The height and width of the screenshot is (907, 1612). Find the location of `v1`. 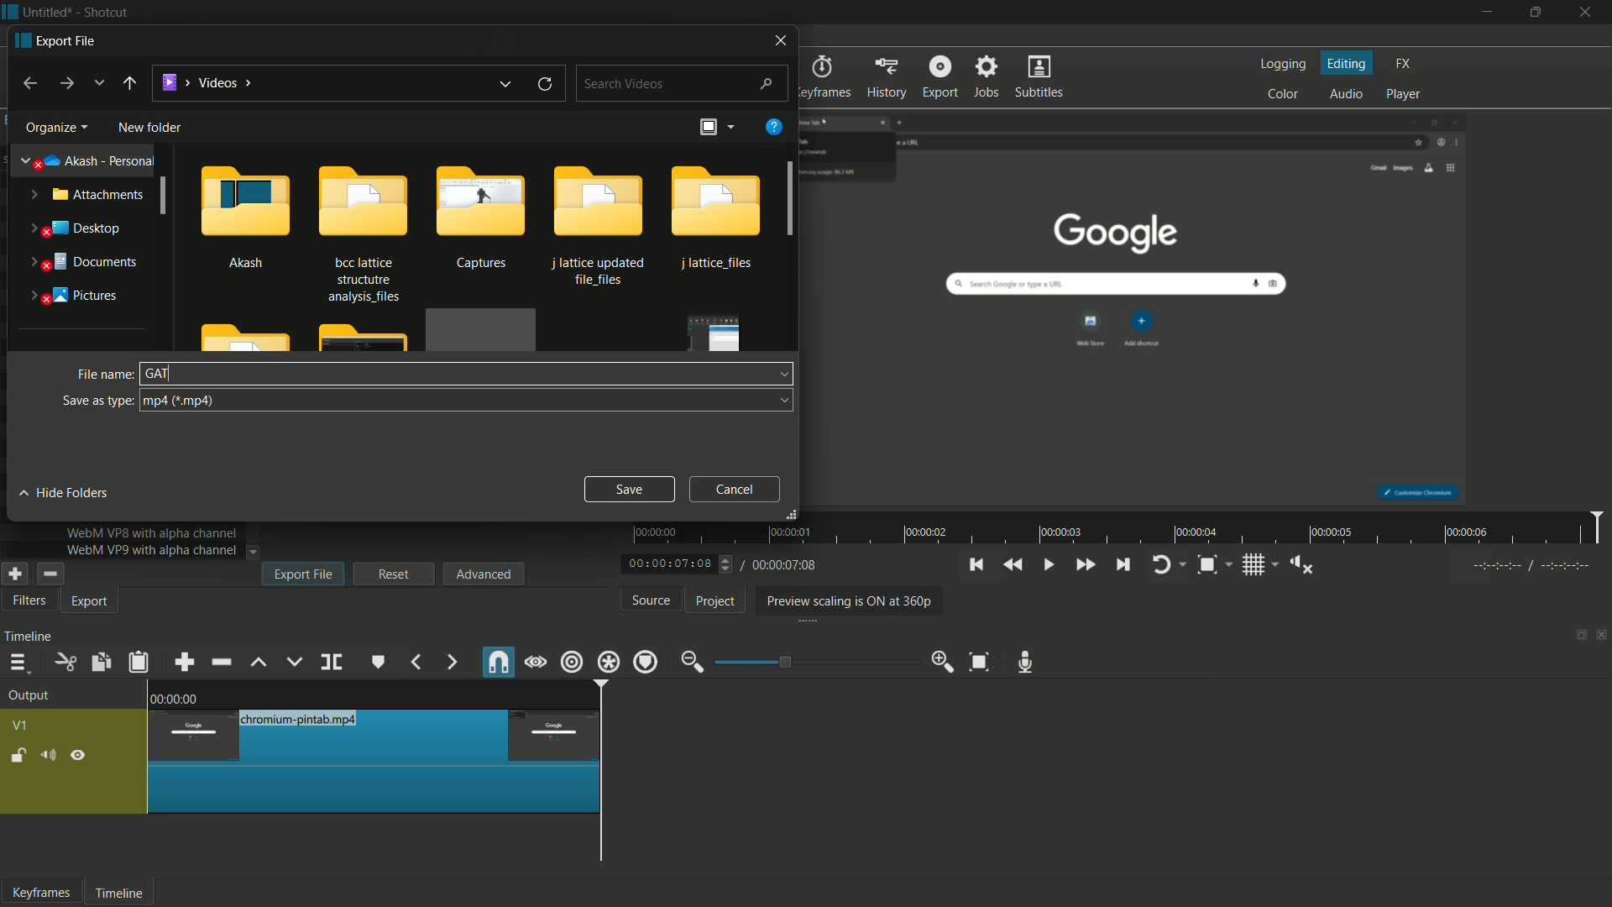

v1 is located at coordinates (22, 727).